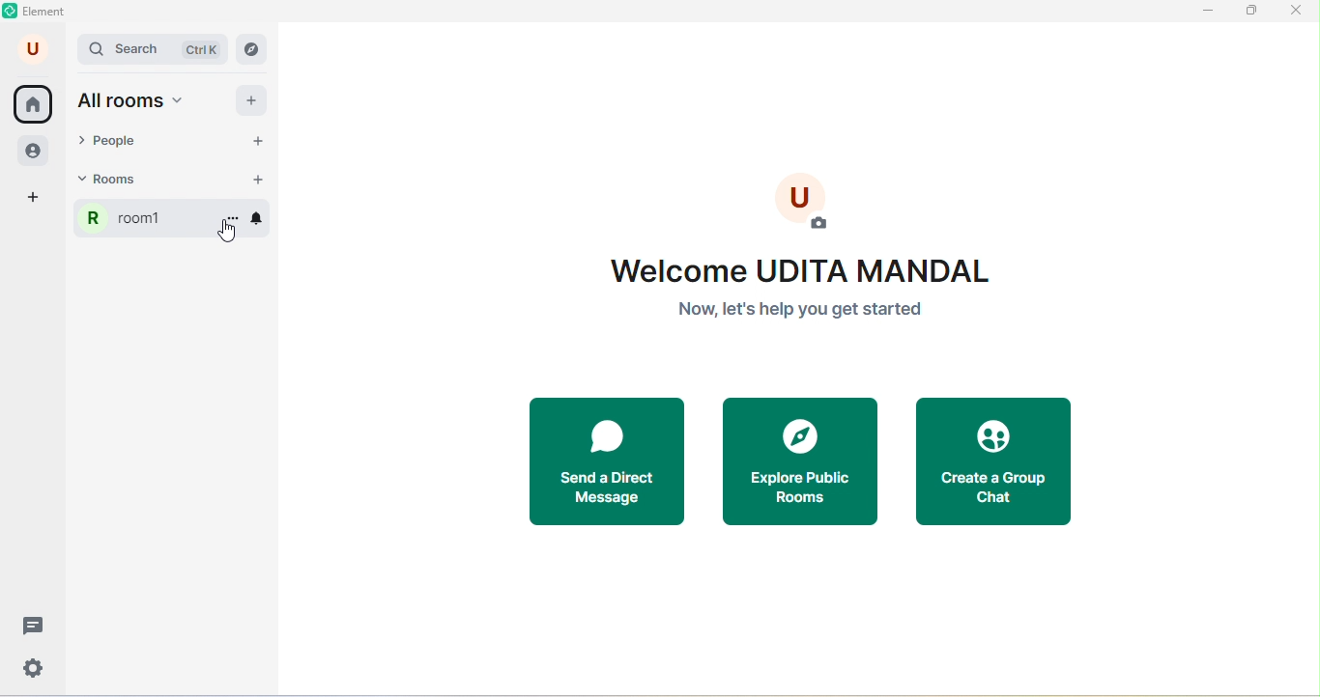 The image size is (1320, 697). I want to click on people, so click(113, 142).